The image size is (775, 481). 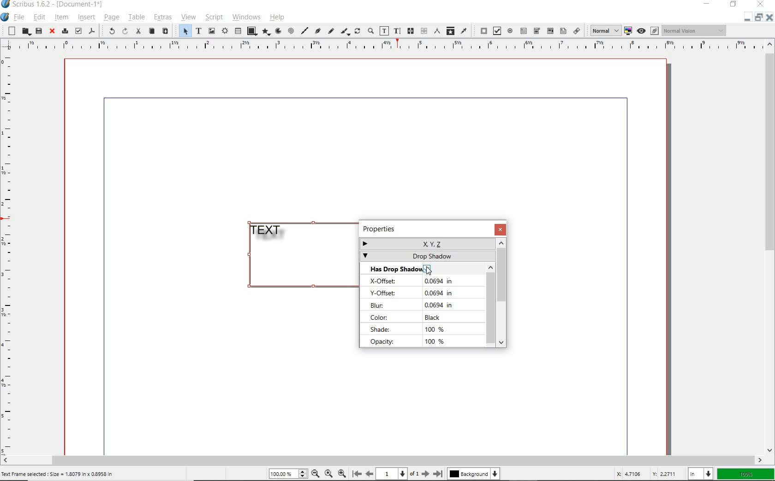 I want to click on arc, so click(x=279, y=31).